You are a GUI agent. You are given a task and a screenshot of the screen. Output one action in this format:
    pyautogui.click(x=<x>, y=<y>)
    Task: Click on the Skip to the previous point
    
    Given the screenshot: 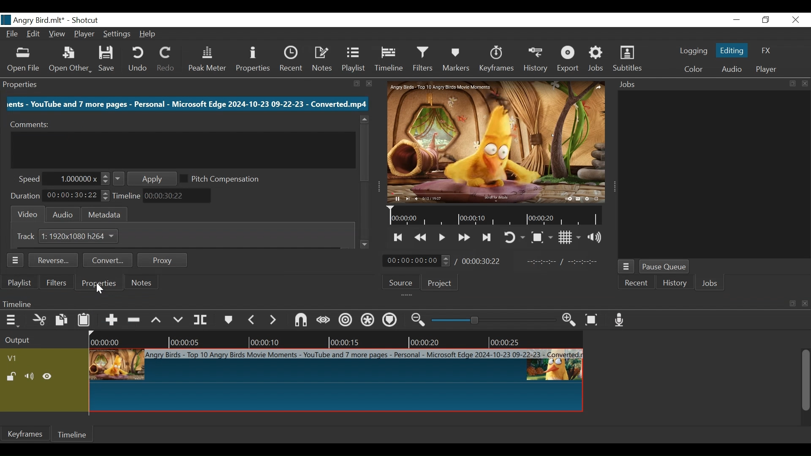 What is the action you would take?
    pyautogui.click(x=397, y=238)
    